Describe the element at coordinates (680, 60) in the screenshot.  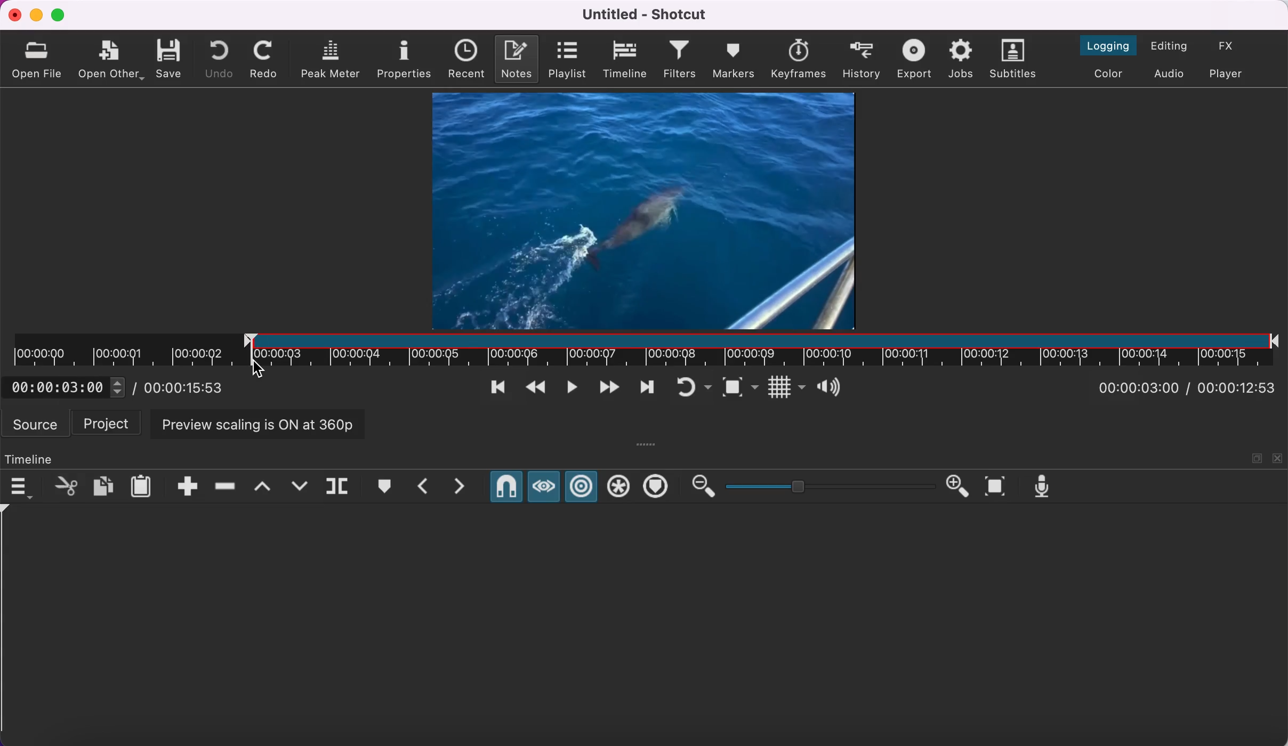
I see `filters` at that location.